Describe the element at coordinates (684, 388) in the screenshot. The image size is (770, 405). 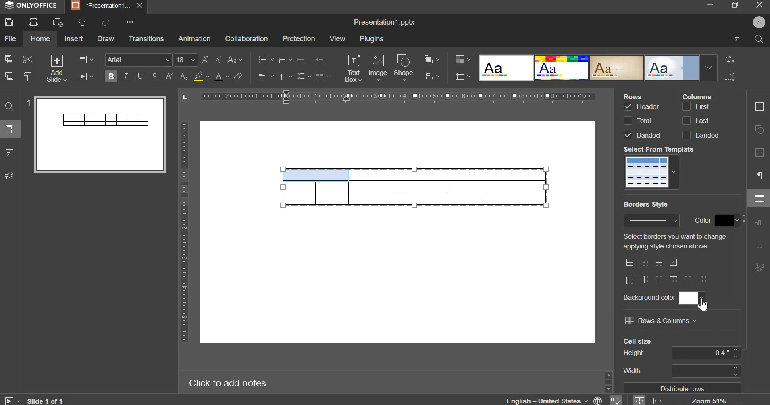
I see `Distribute rows` at that location.